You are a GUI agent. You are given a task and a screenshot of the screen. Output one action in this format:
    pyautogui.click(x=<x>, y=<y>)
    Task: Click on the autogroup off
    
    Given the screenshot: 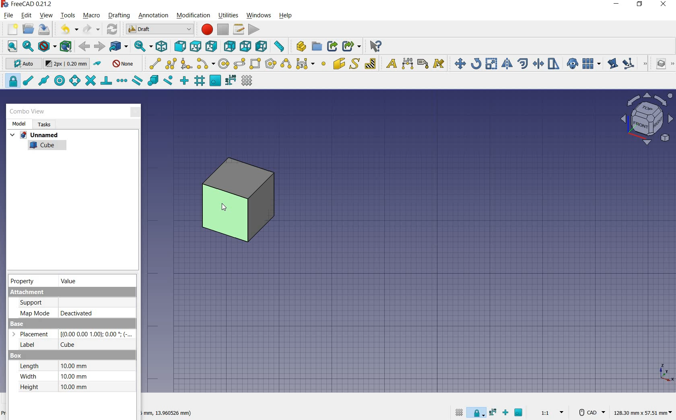 What is the action you would take?
    pyautogui.click(x=123, y=64)
    